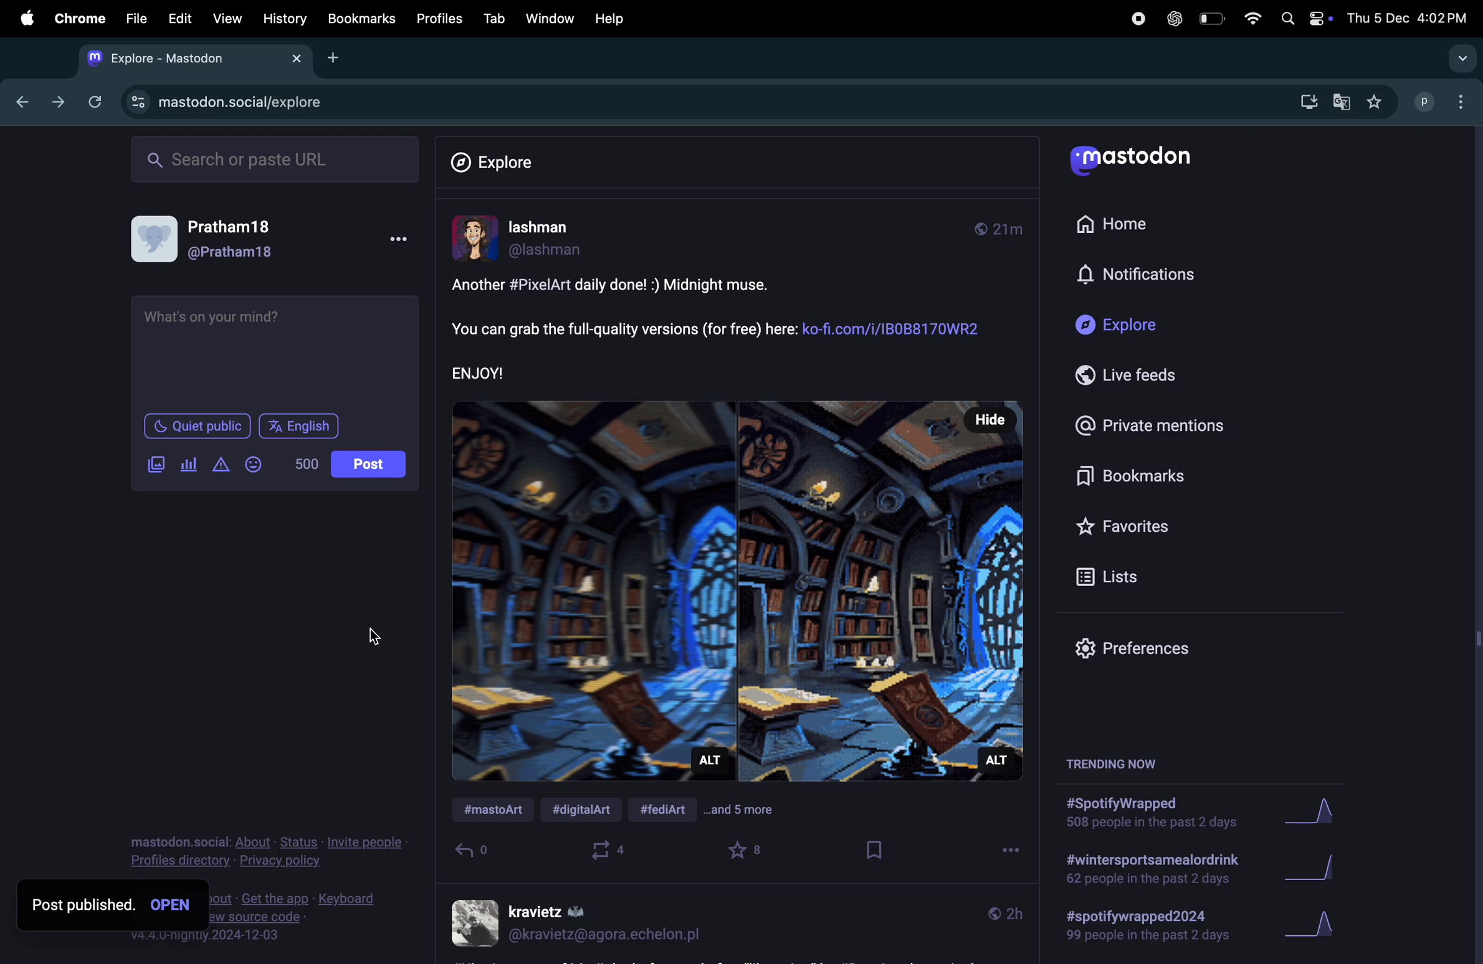  What do you see at coordinates (1181, 276) in the screenshot?
I see `notifications` at bounding box center [1181, 276].